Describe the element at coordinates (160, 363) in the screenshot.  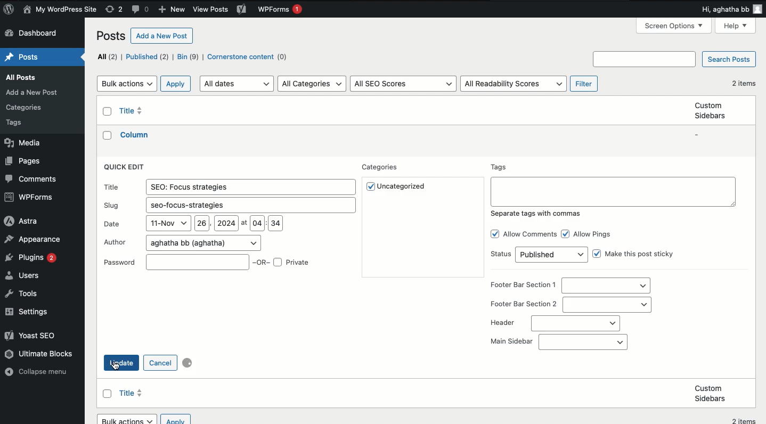
I see `Cancel` at that location.